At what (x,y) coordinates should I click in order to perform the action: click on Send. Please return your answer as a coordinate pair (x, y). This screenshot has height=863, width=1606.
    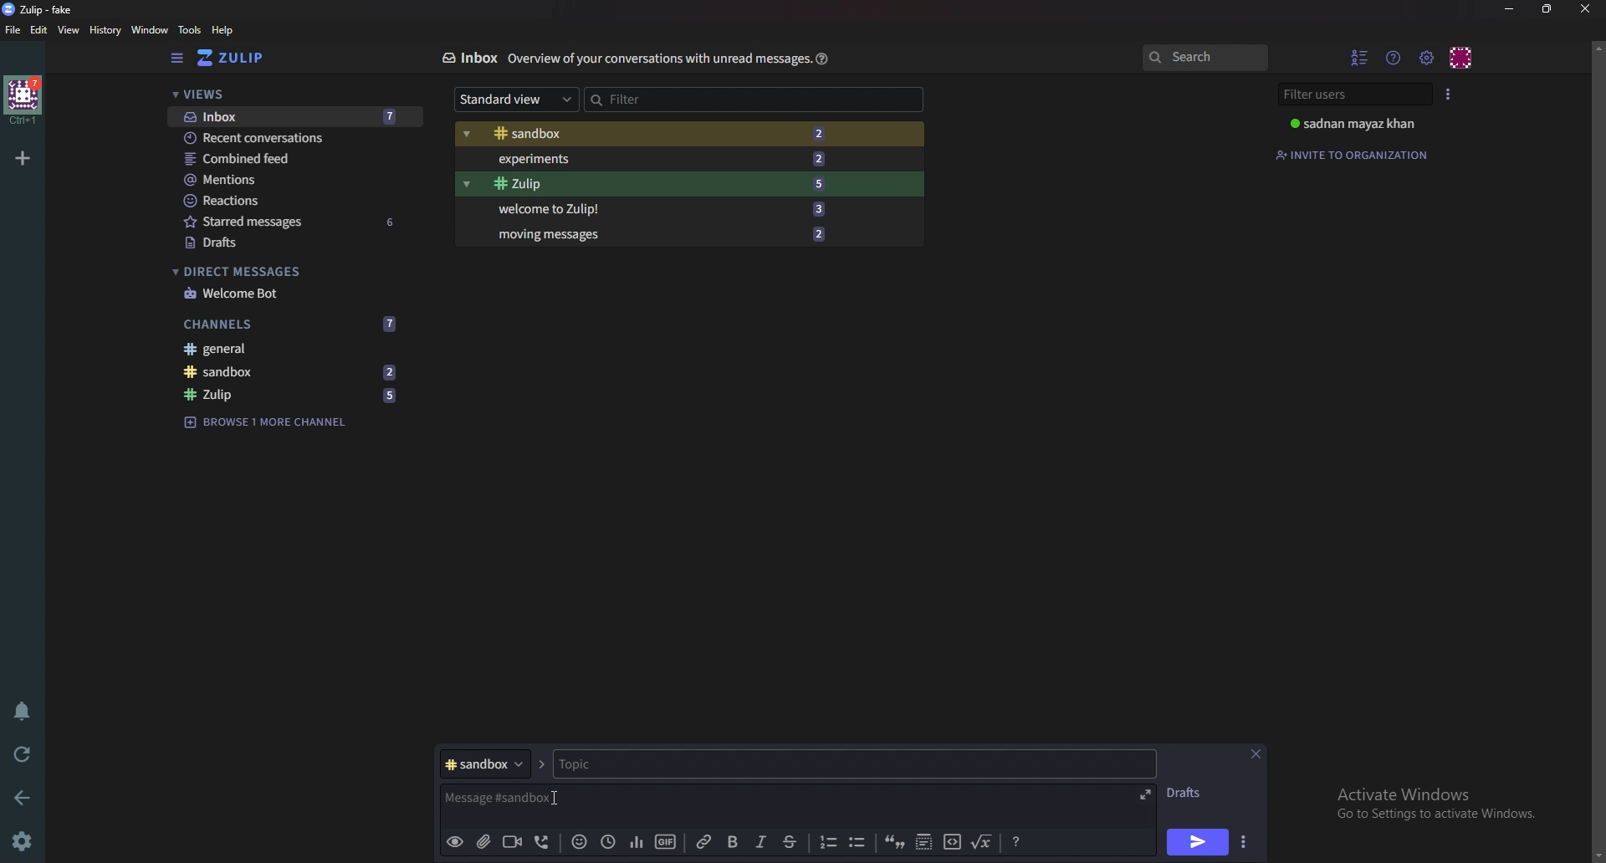
    Looking at the image, I should click on (1198, 842).